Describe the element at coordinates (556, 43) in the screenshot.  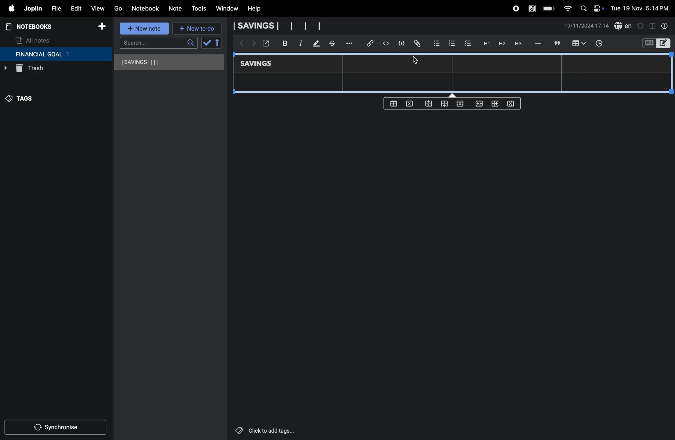
I see `comment` at that location.